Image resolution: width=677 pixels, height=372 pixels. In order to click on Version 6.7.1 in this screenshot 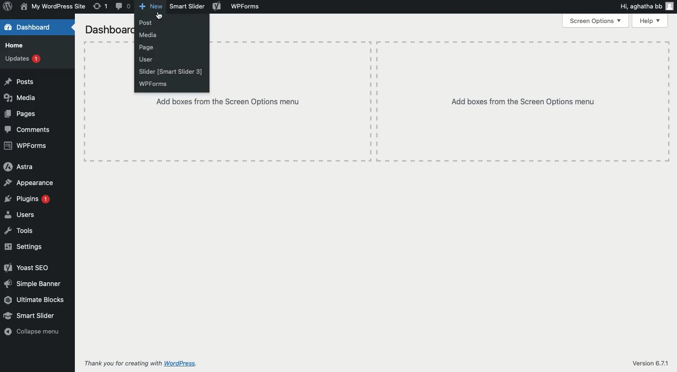, I will do `click(650, 363)`.